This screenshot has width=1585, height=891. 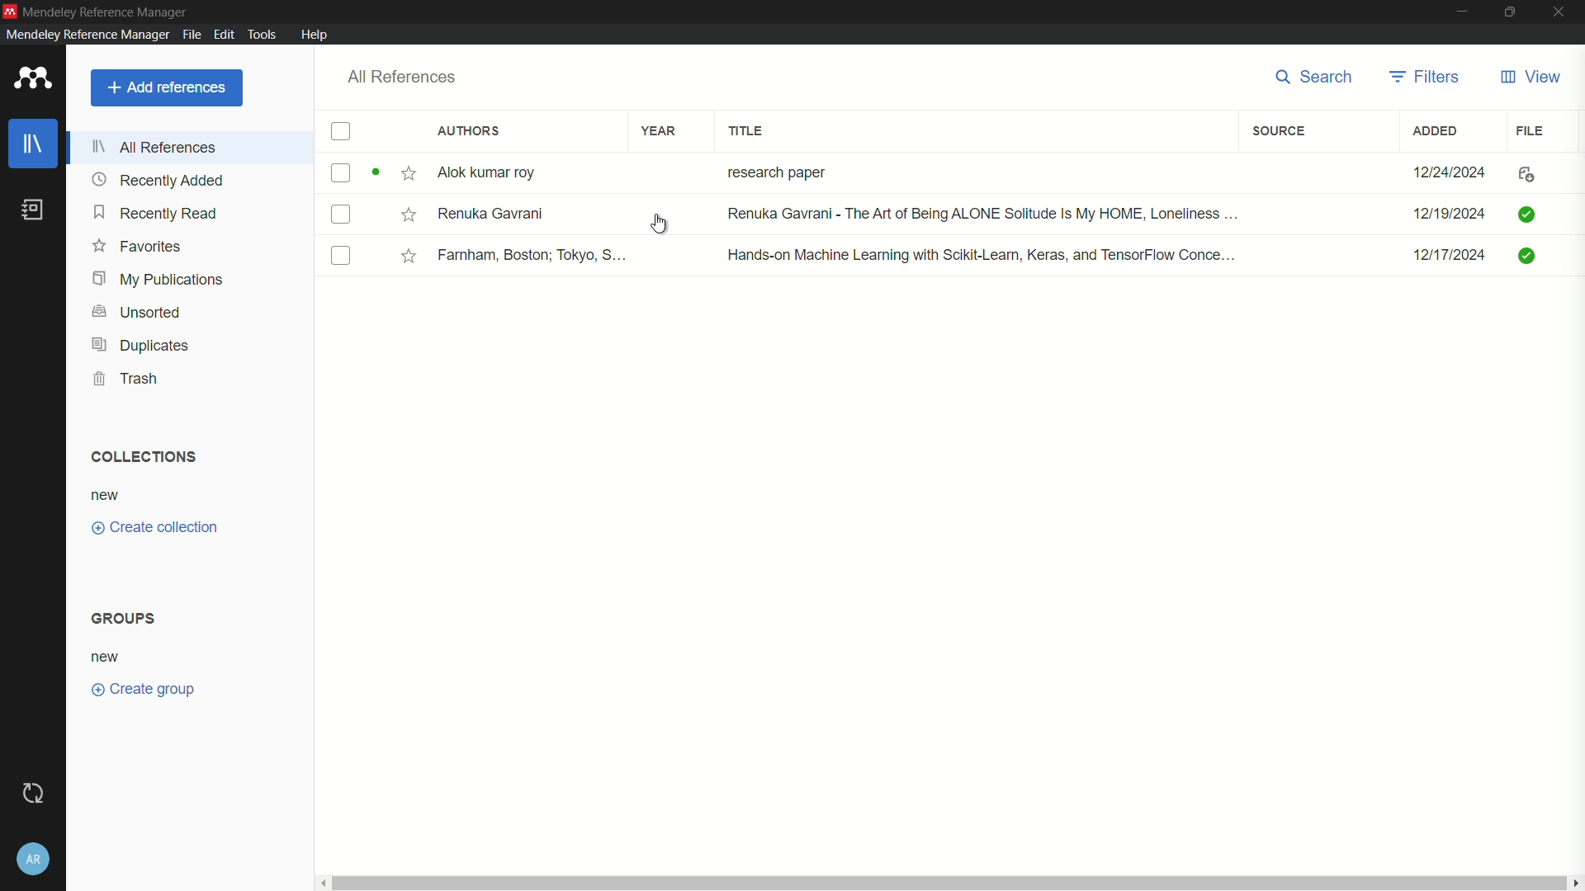 I want to click on 12/19/2024, so click(x=1445, y=214).